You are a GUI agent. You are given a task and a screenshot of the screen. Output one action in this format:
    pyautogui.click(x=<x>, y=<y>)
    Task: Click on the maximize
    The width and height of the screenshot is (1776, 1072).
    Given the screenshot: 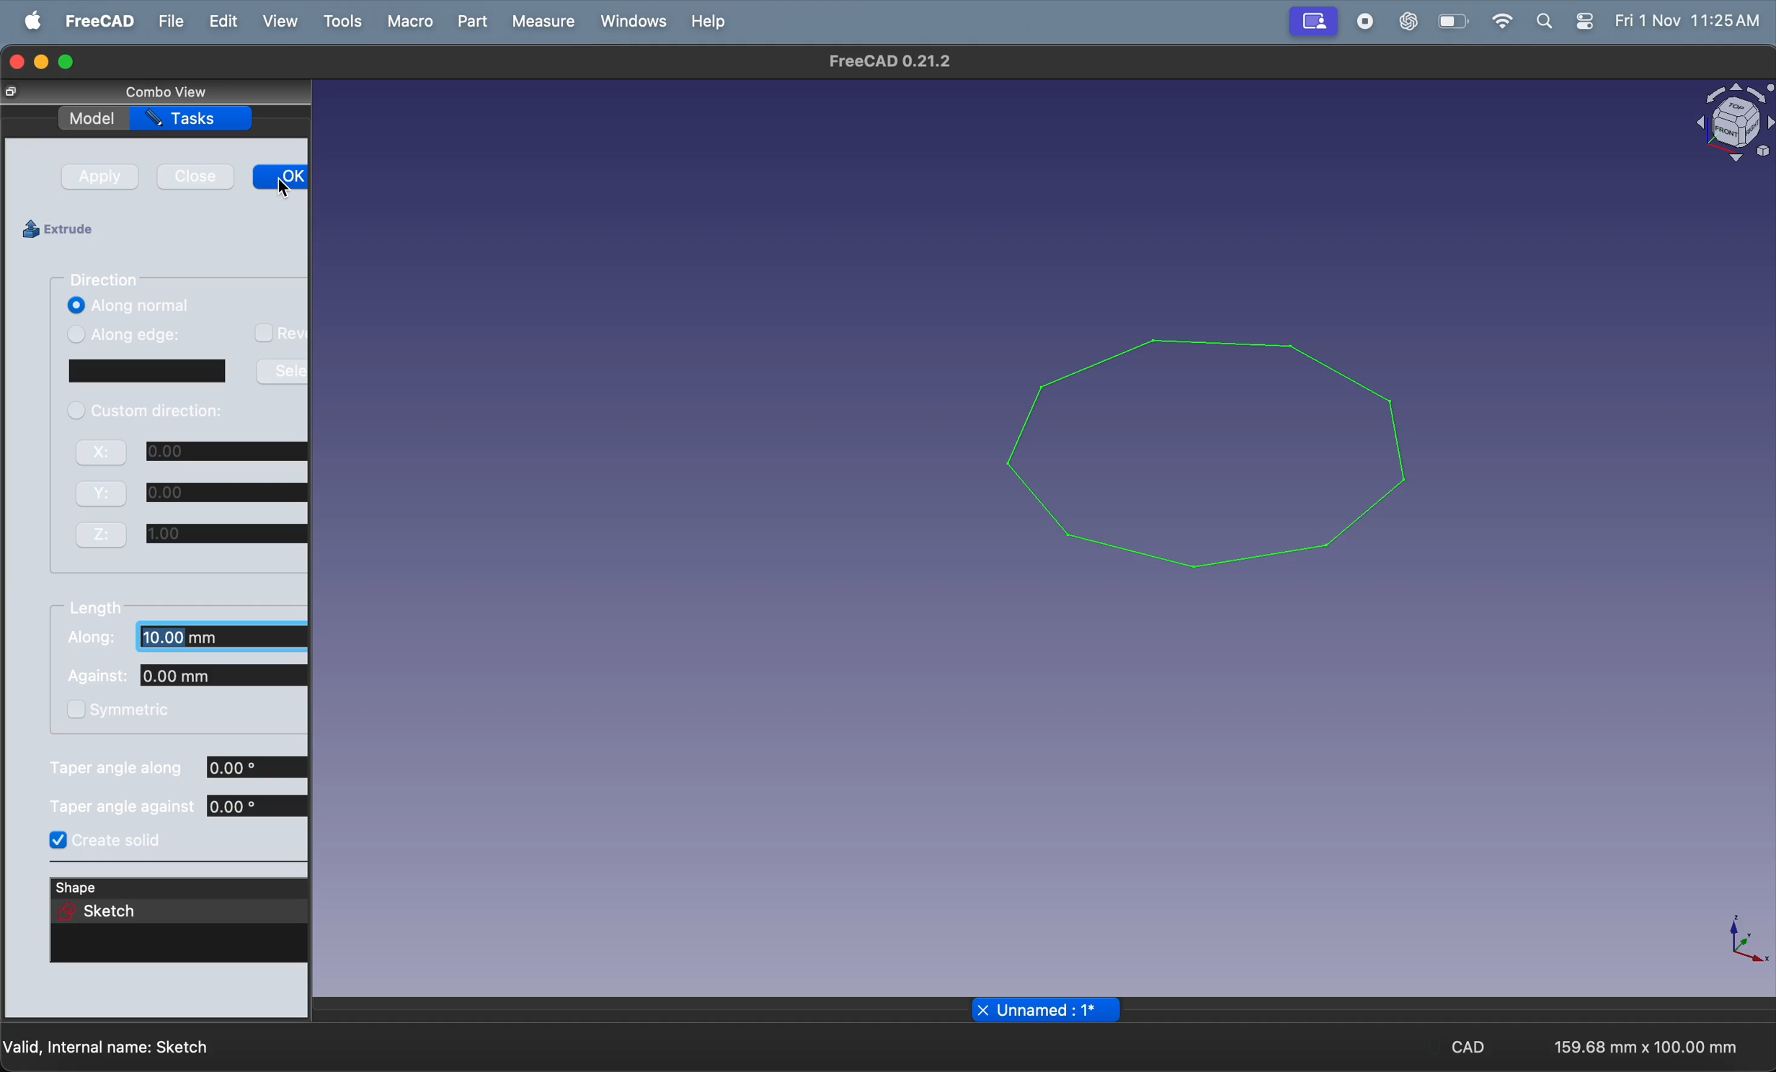 What is the action you would take?
    pyautogui.click(x=69, y=61)
    